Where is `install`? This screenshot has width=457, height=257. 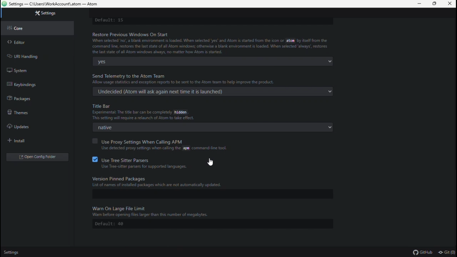
install is located at coordinates (31, 141).